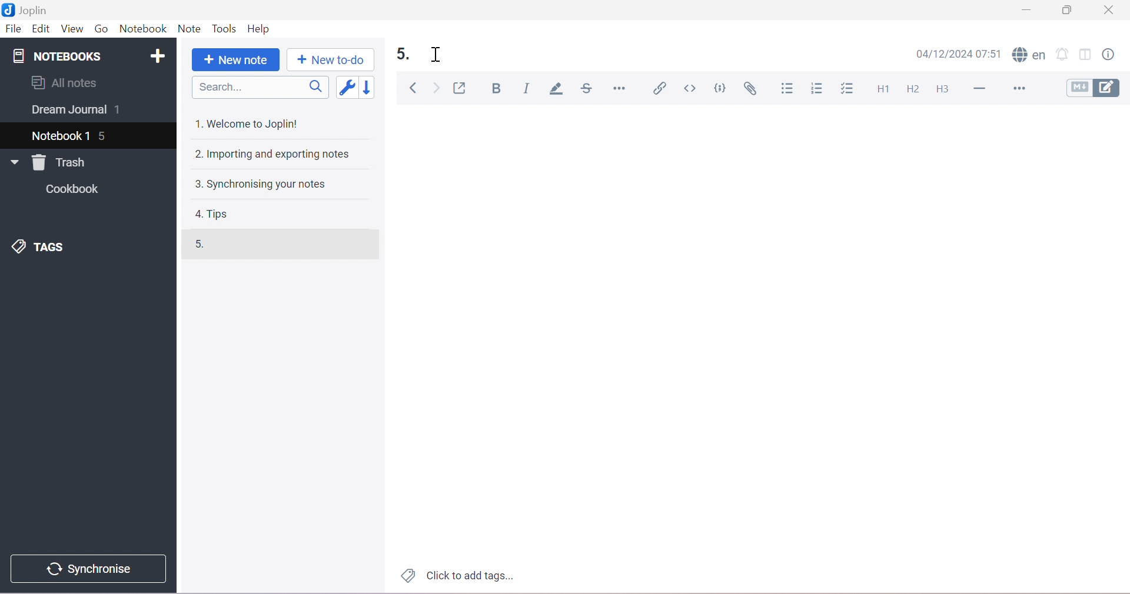  I want to click on Bold, so click(500, 89).